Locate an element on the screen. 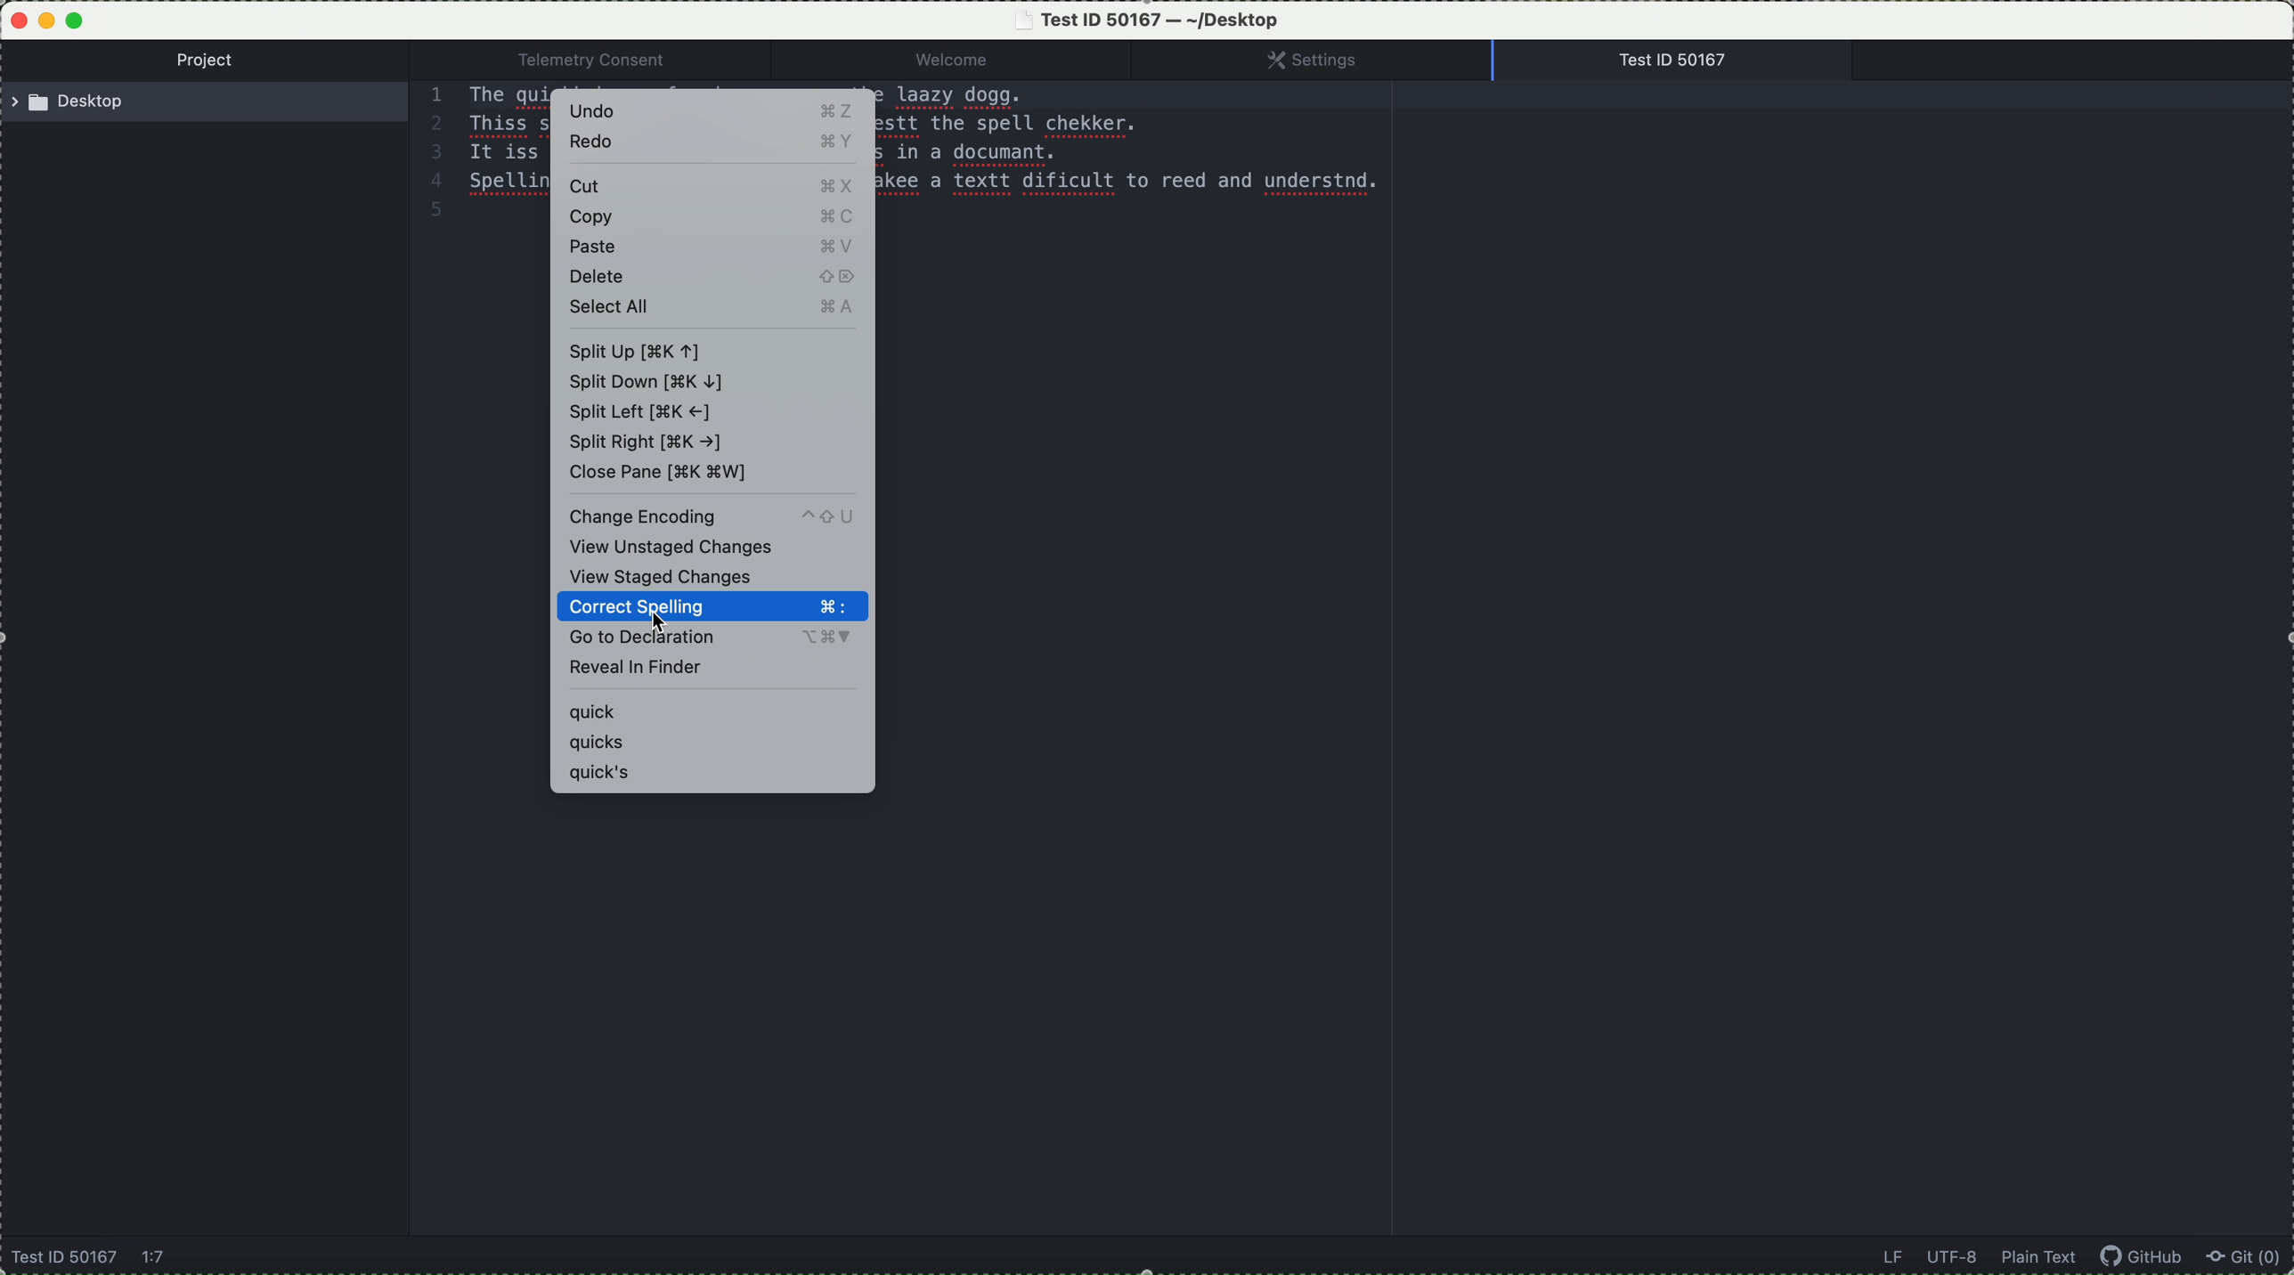 The image size is (2294, 1275). quick is located at coordinates (597, 714).